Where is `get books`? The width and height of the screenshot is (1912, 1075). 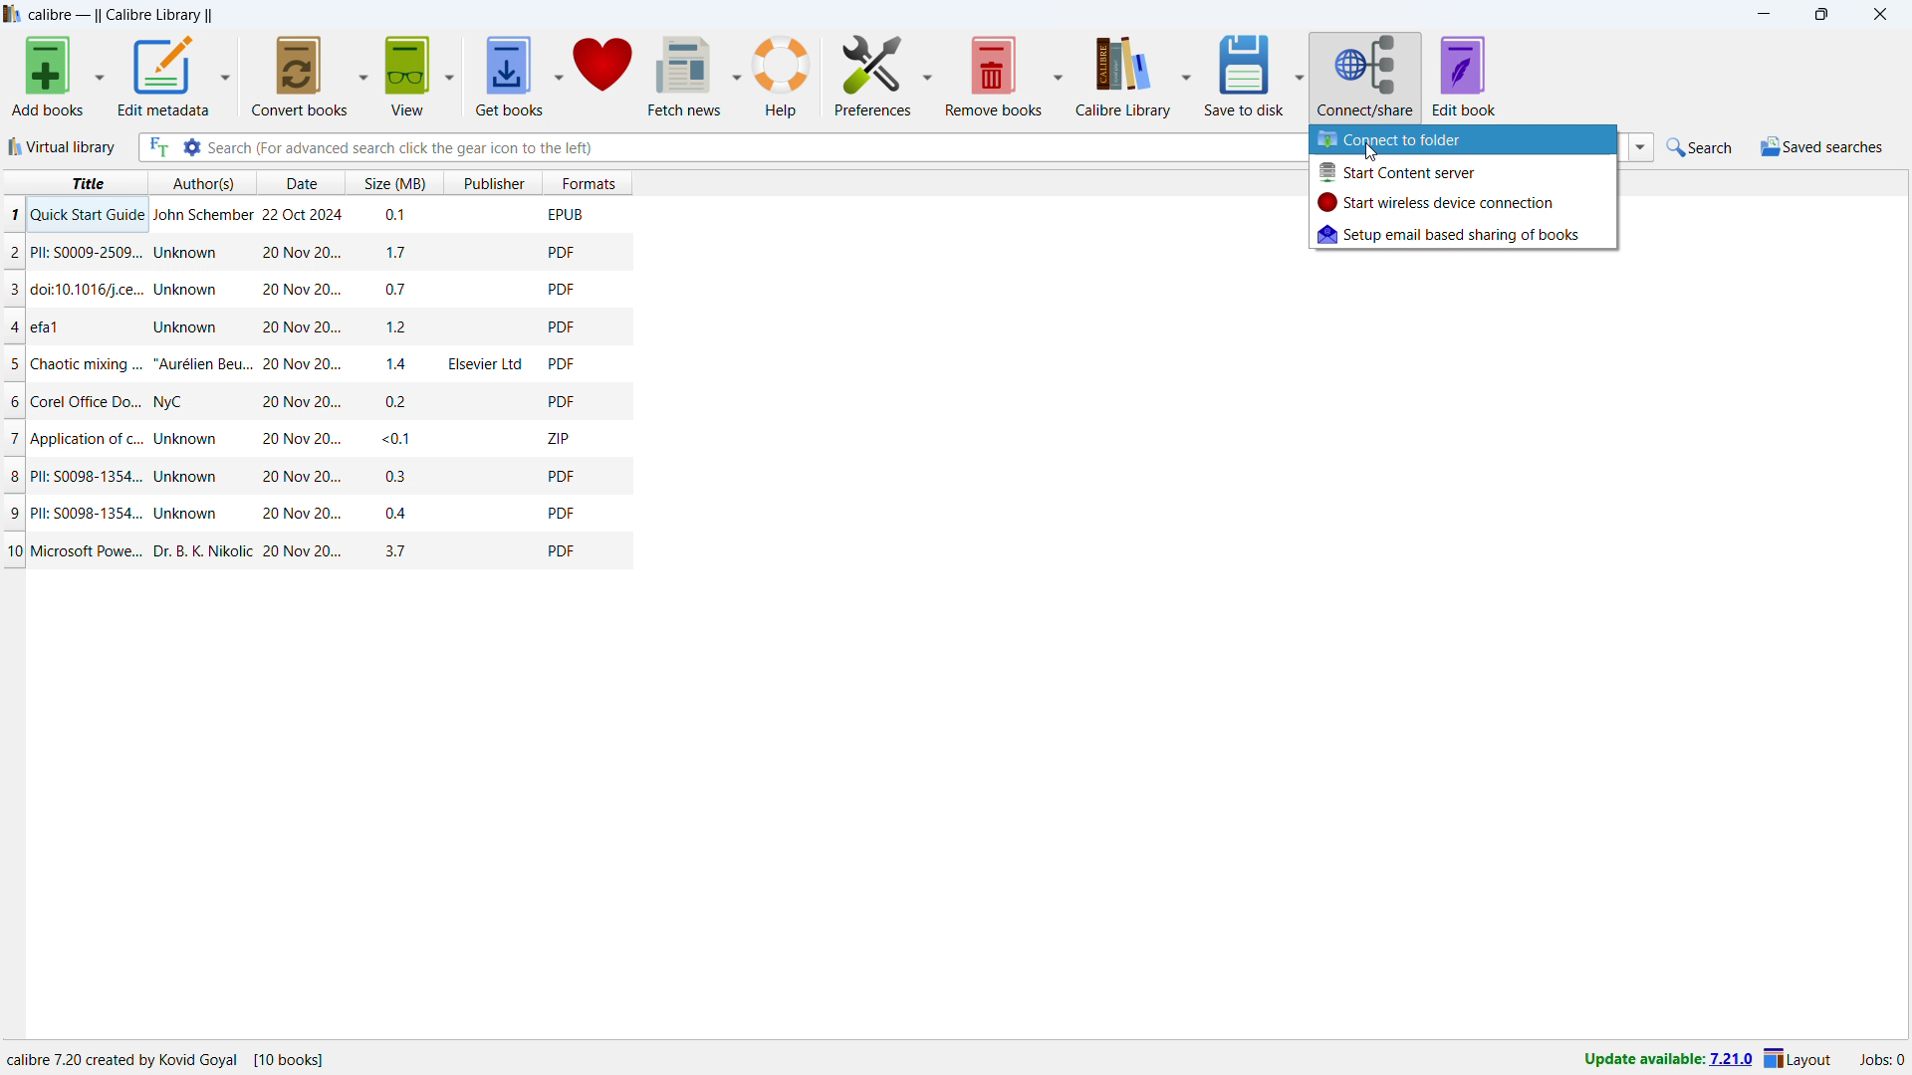 get books is located at coordinates (510, 77).